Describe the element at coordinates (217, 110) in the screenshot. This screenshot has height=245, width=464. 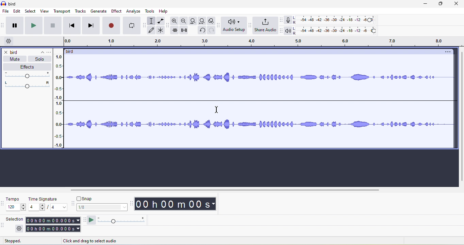
I see `cursor` at that location.